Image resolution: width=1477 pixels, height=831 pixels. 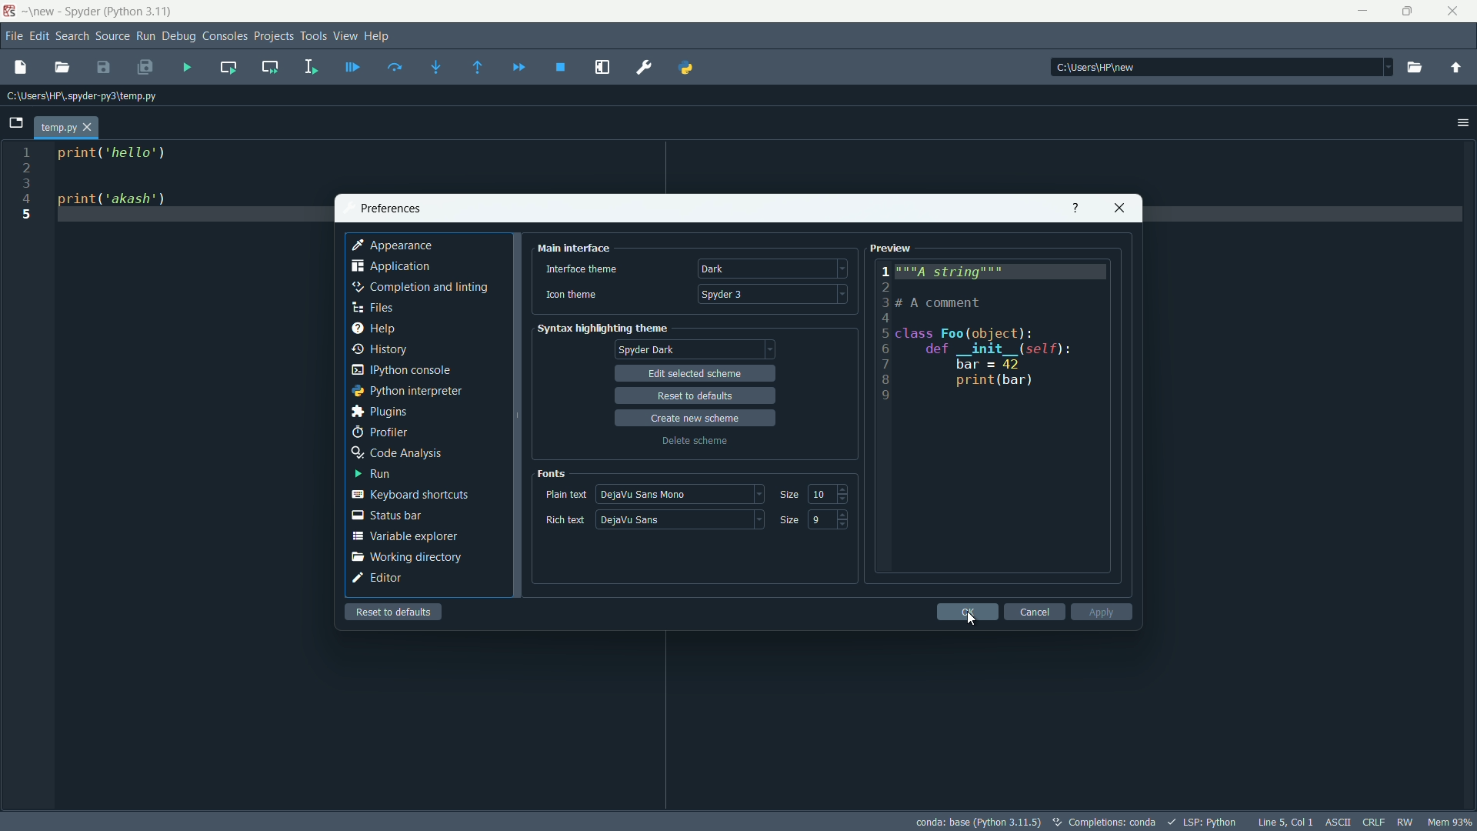 I want to click on run menu, so click(x=145, y=36).